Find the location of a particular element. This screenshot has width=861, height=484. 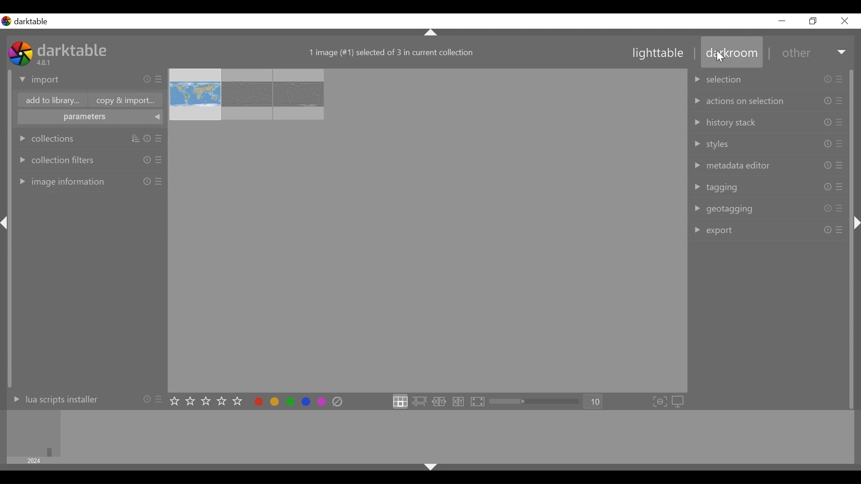

copy & Import is located at coordinates (126, 100).